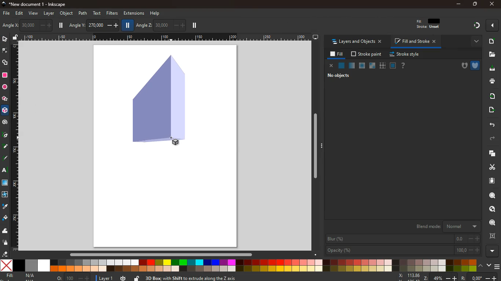 The height and width of the screenshot is (281, 501). I want to click on up, so click(481, 266).